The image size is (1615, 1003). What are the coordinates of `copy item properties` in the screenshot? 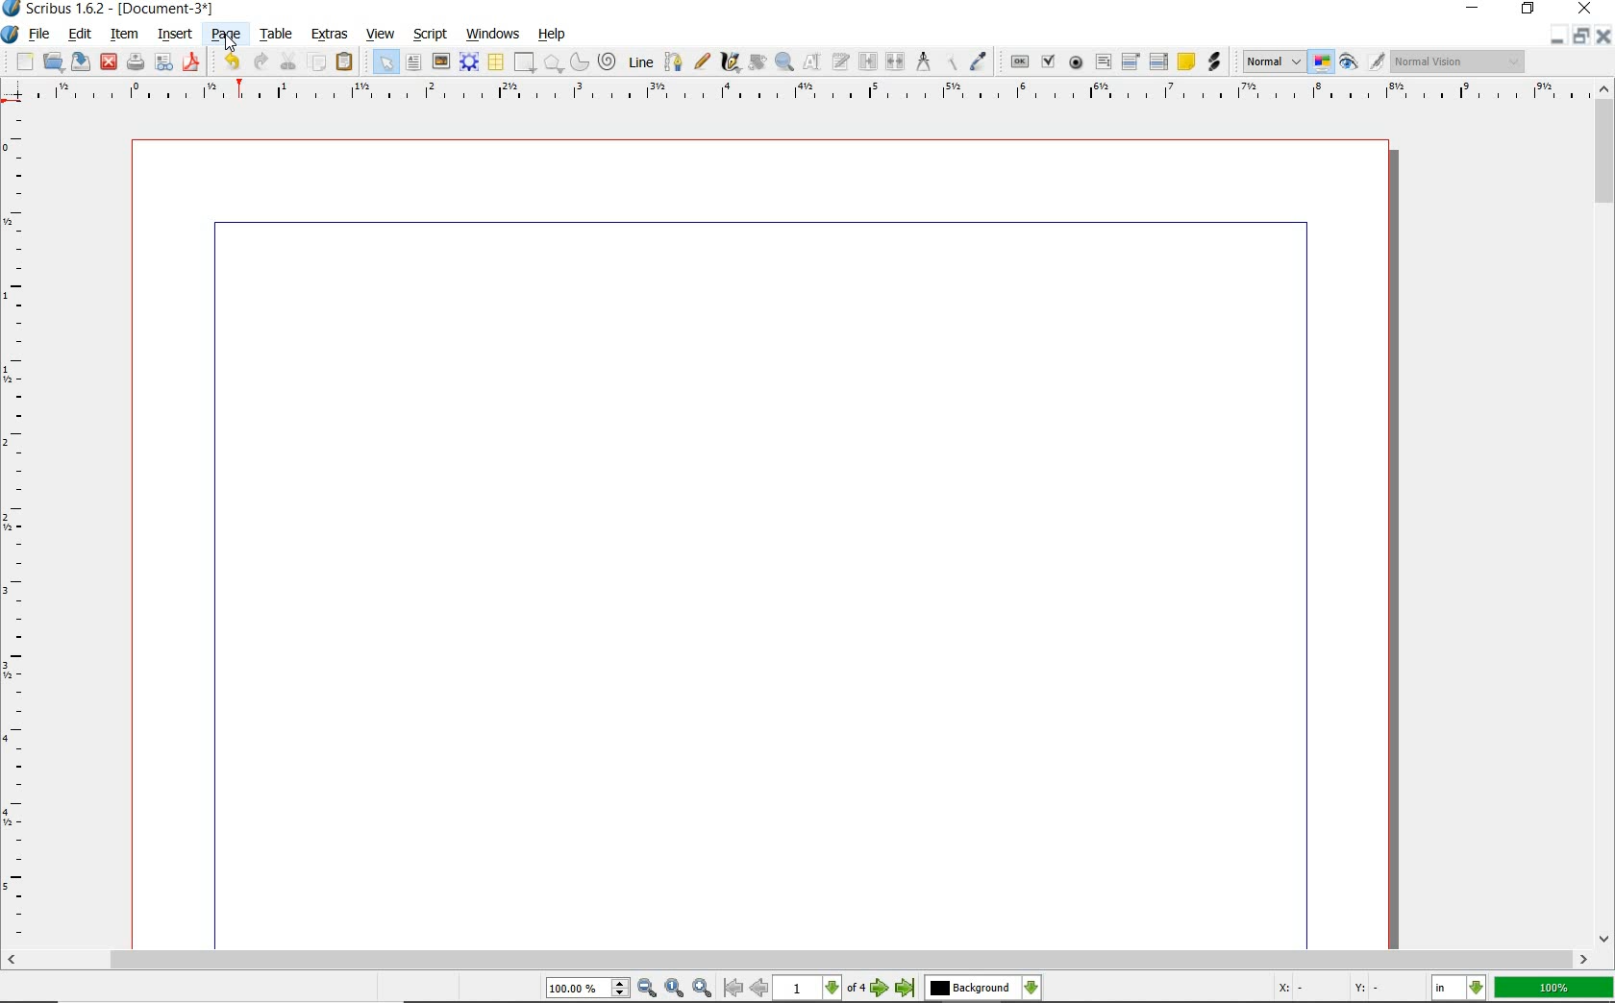 It's located at (950, 62).